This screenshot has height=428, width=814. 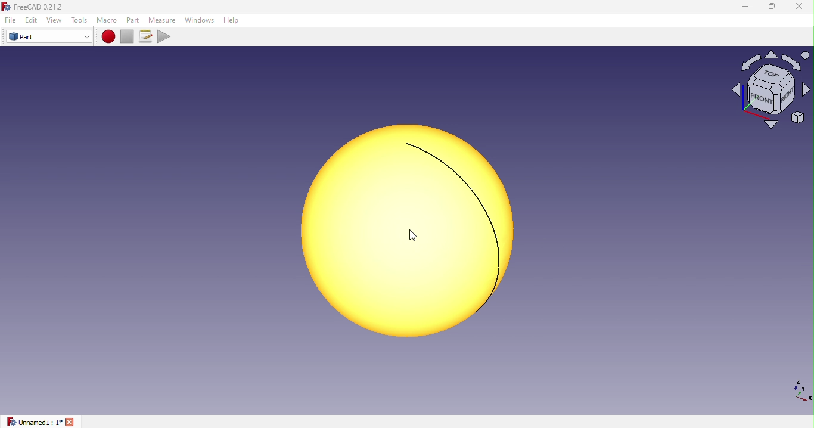 What do you see at coordinates (413, 235) in the screenshot?
I see `cursor` at bounding box center [413, 235].